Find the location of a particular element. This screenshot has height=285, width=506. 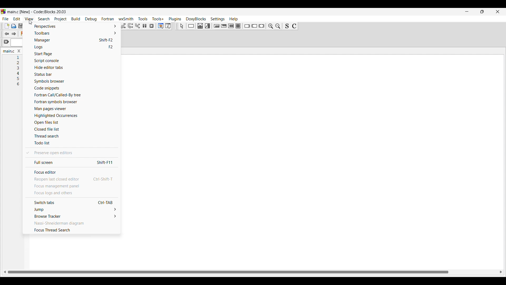

Minimize is located at coordinates (467, 12).